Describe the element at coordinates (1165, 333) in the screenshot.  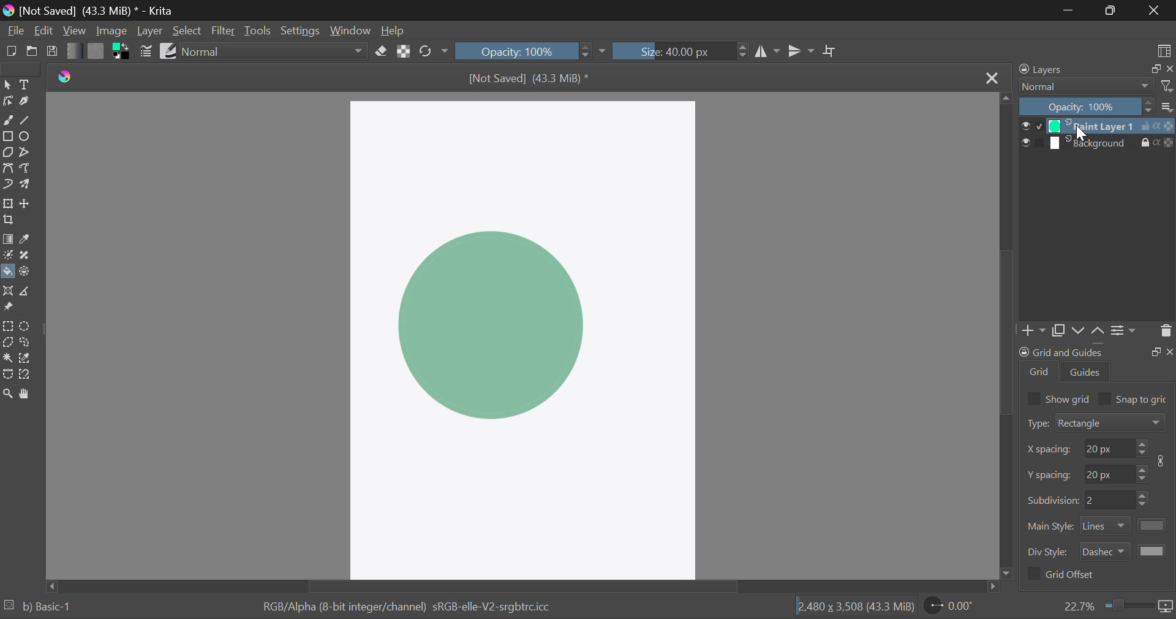
I see `Delete Layer` at that location.